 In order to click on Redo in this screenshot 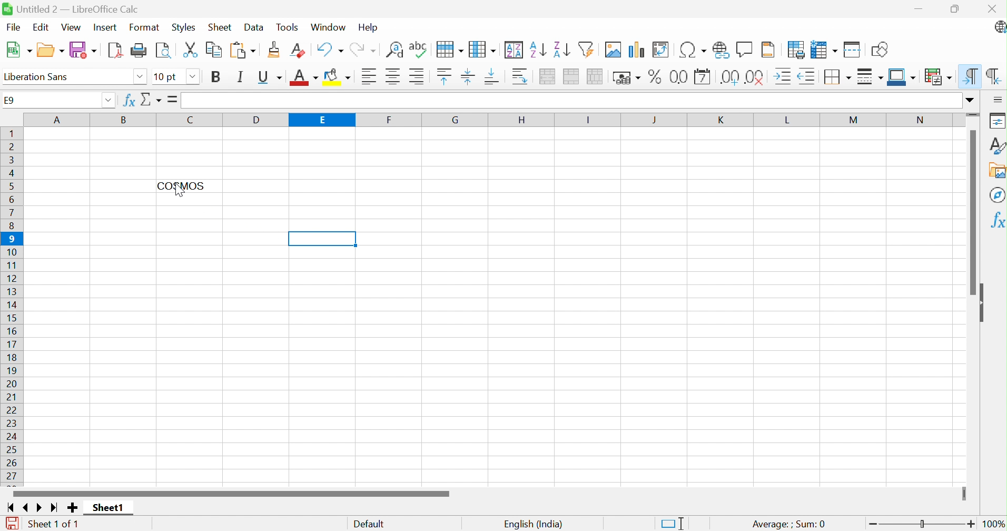, I will do `click(362, 51)`.